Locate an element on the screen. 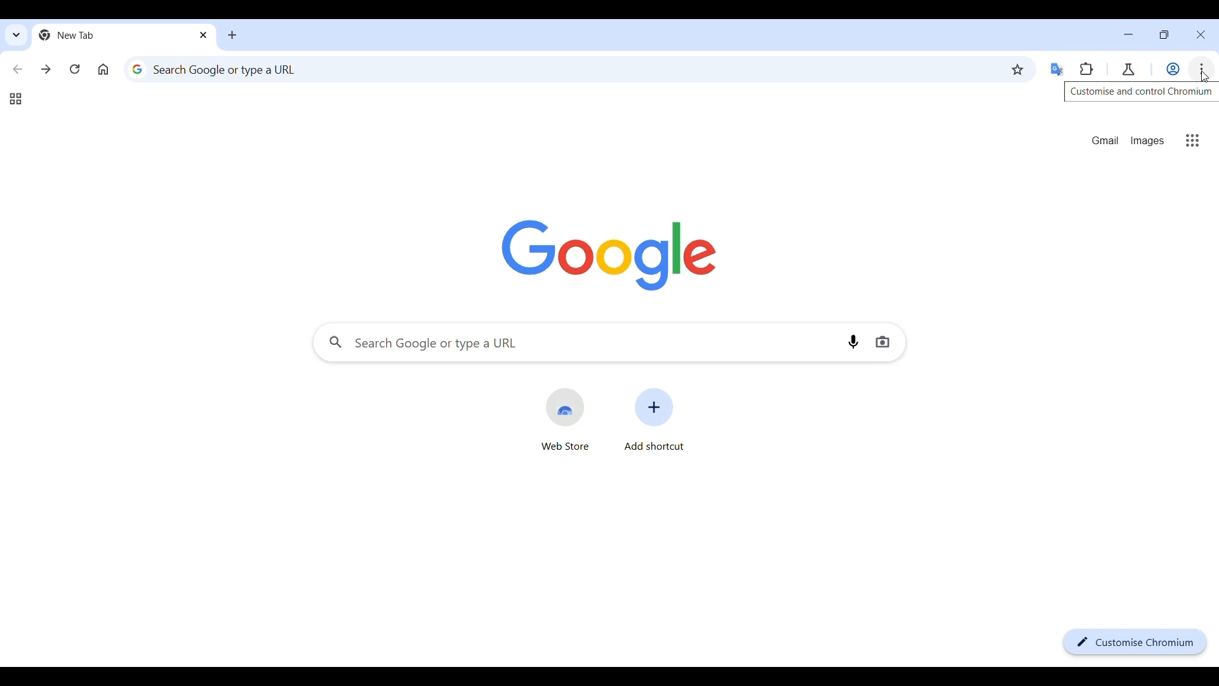 The width and height of the screenshot is (1219, 686). customise and control chromium is located at coordinates (1141, 94).